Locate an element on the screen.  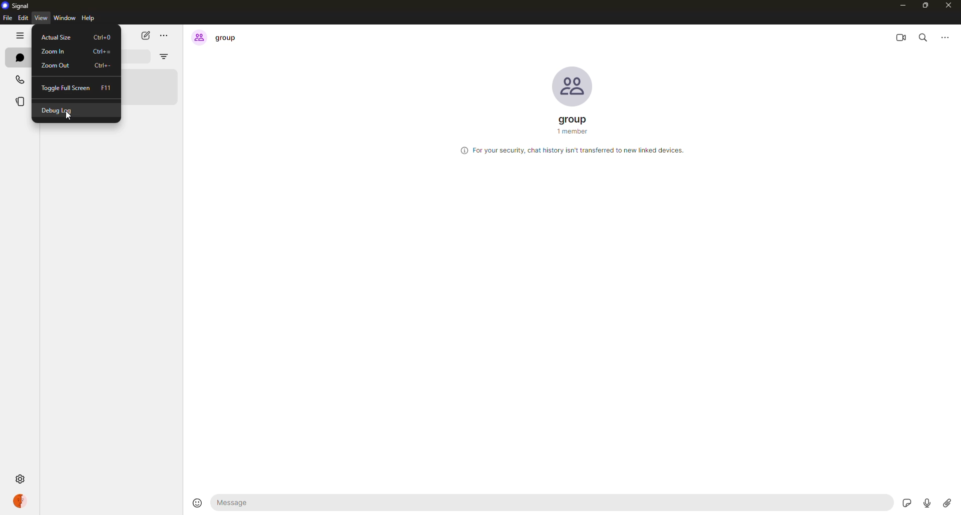
chats is located at coordinates (19, 57).